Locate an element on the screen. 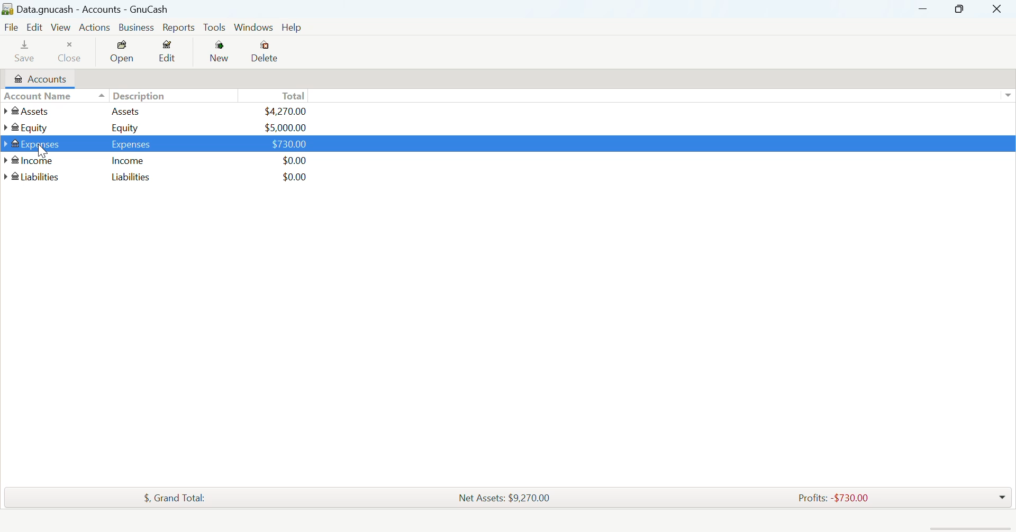 The width and height of the screenshot is (1016, 532). Accounts Tab Open is located at coordinates (39, 81).